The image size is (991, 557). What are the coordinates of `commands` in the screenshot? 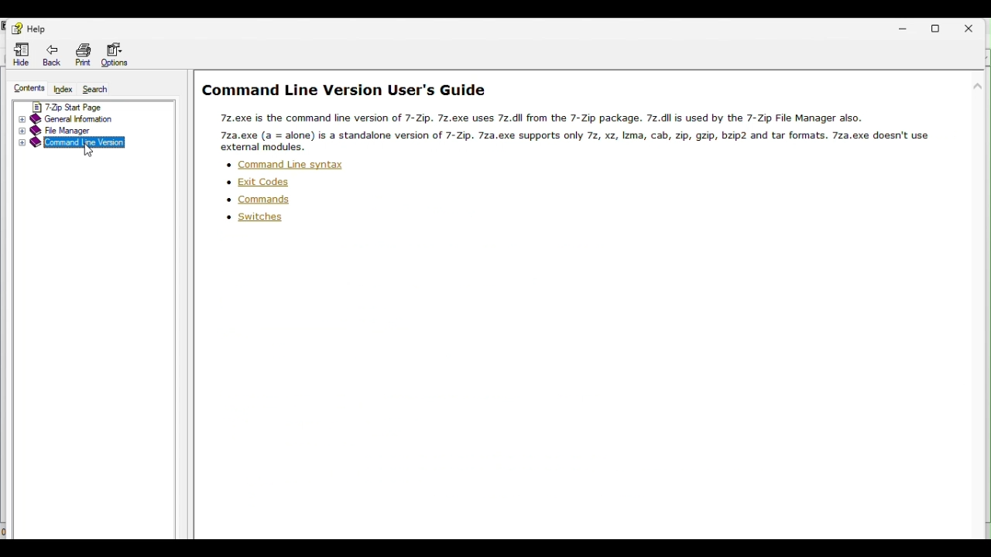 It's located at (259, 200).